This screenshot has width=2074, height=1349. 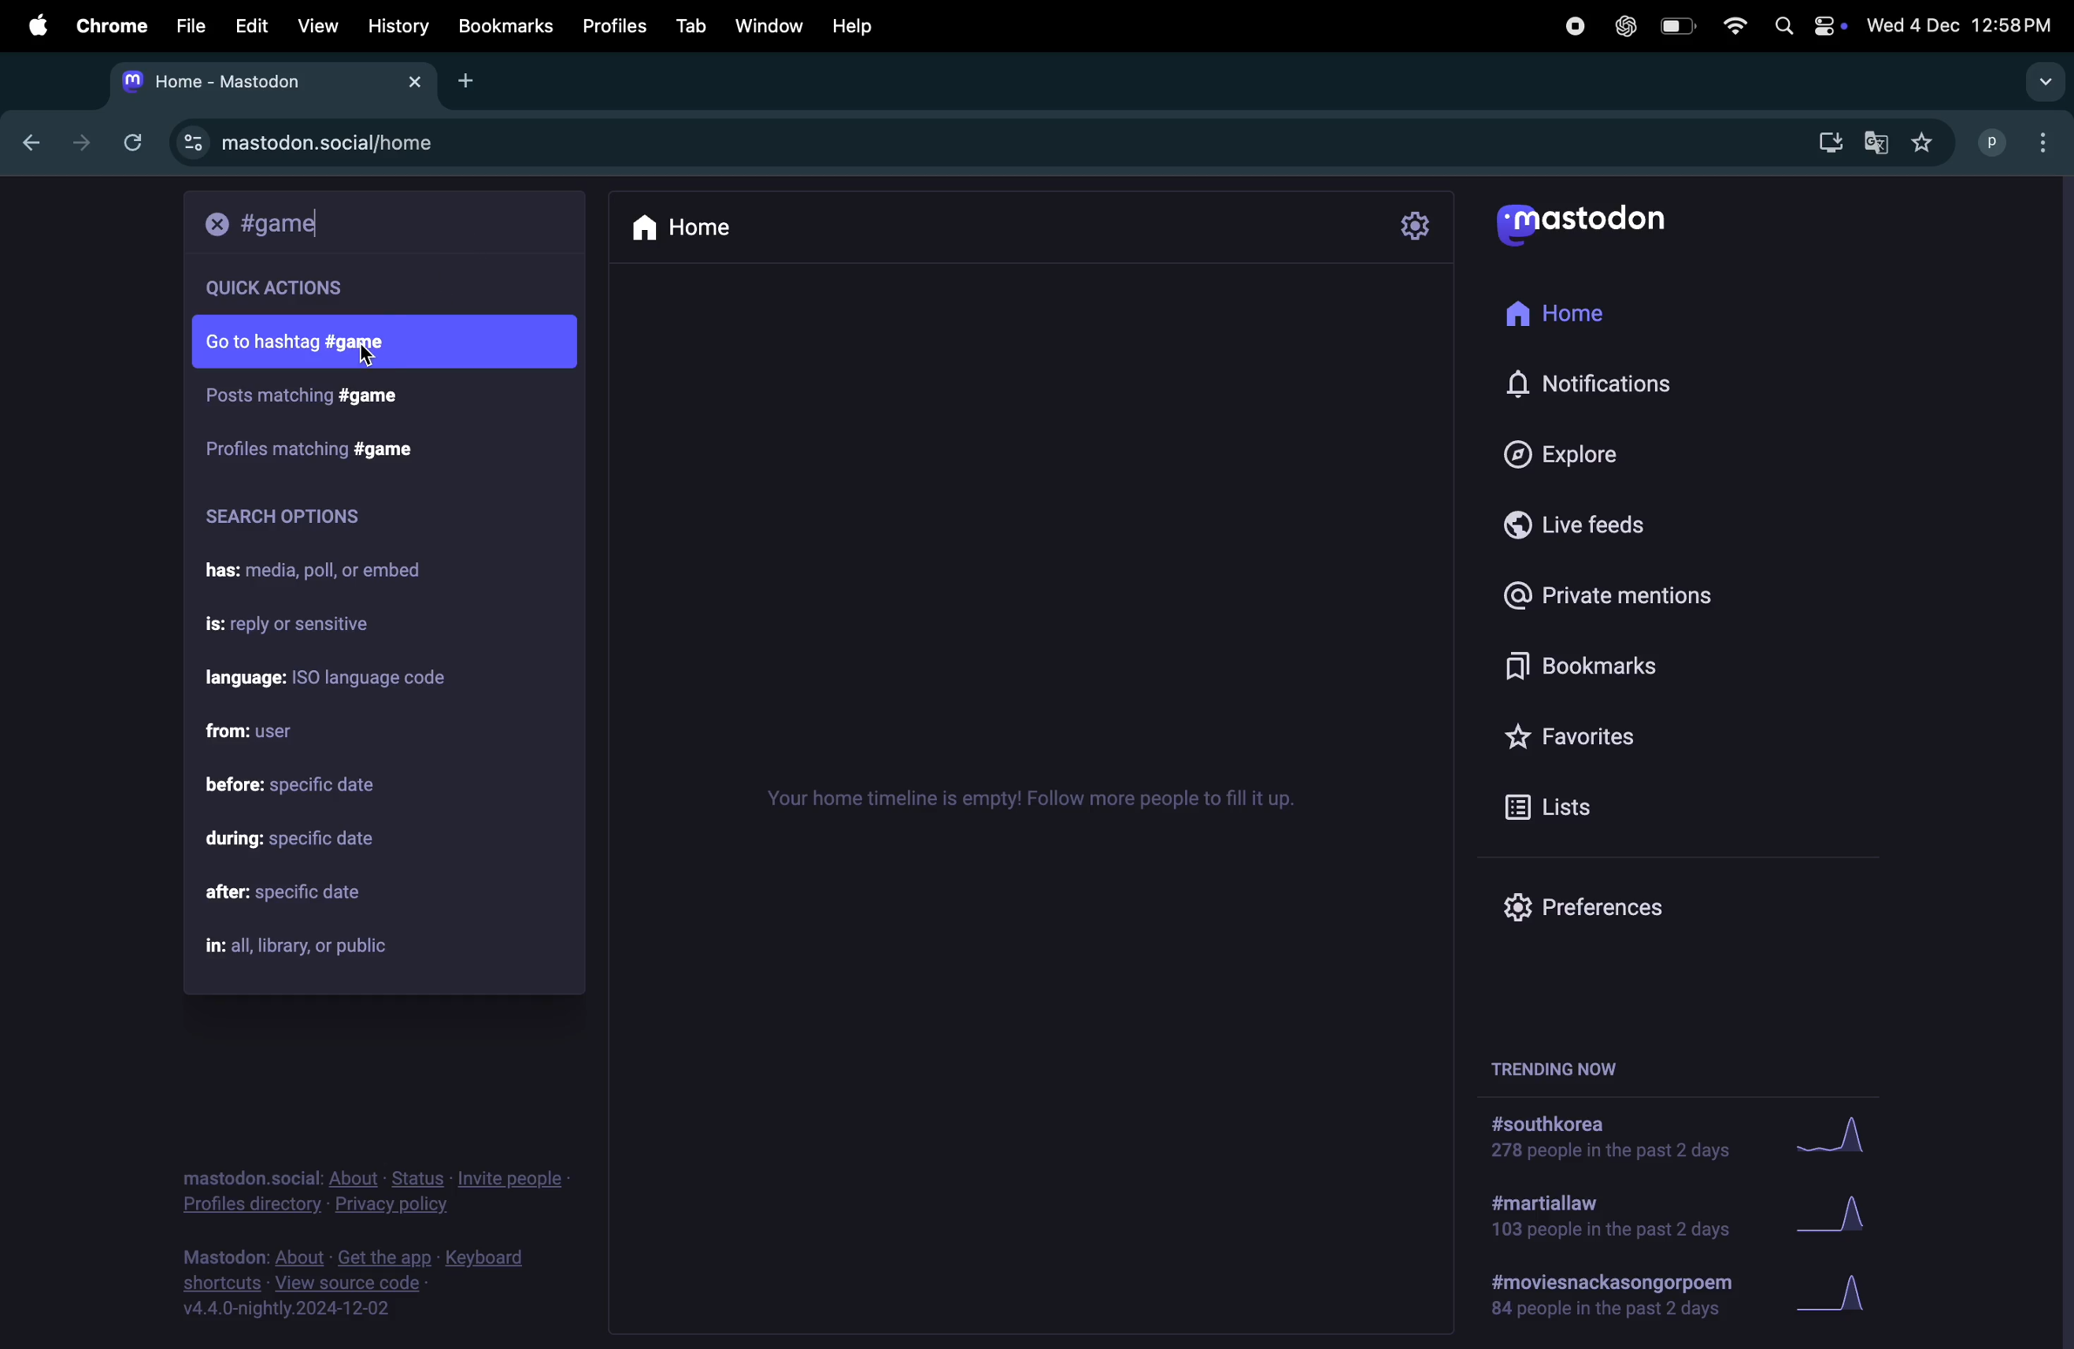 What do you see at coordinates (1635, 594) in the screenshot?
I see `private mentions` at bounding box center [1635, 594].